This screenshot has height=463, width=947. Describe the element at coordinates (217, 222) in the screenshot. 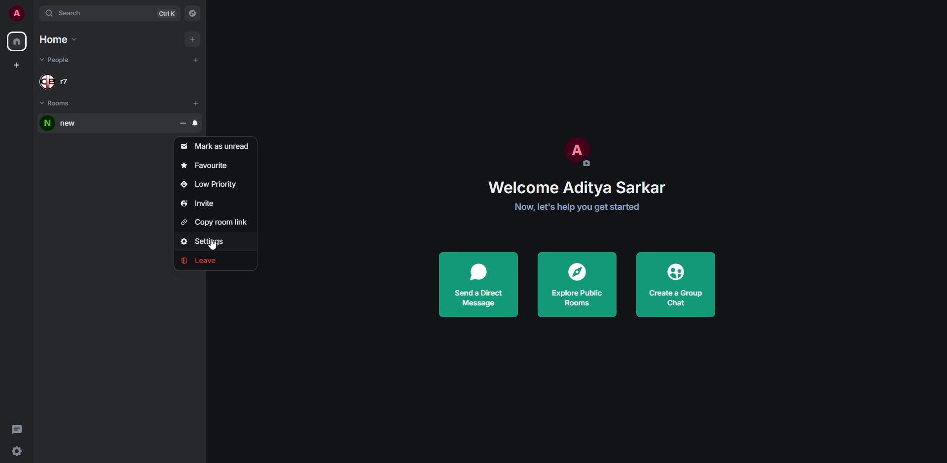

I see `copy room link` at that location.